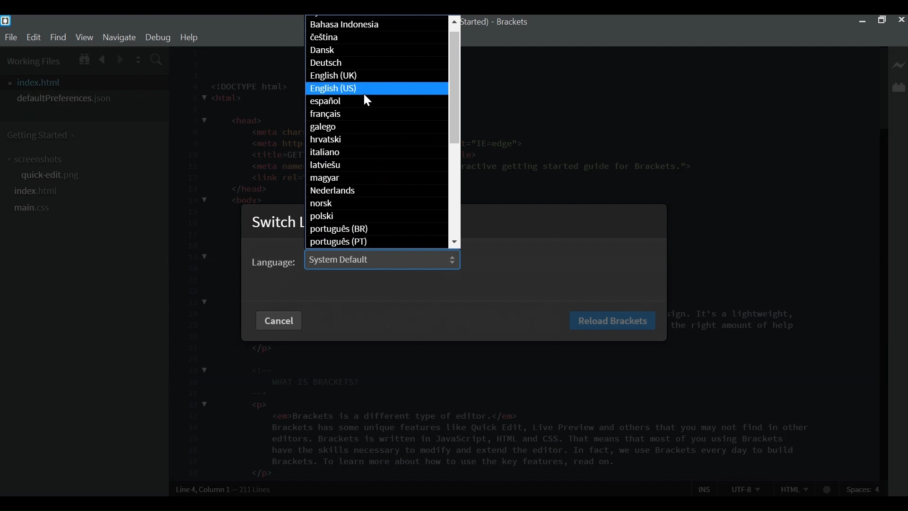  What do you see at coordinates (862, 20) in the screenshot?
I see `minimize` at bounding box center [862, 20].